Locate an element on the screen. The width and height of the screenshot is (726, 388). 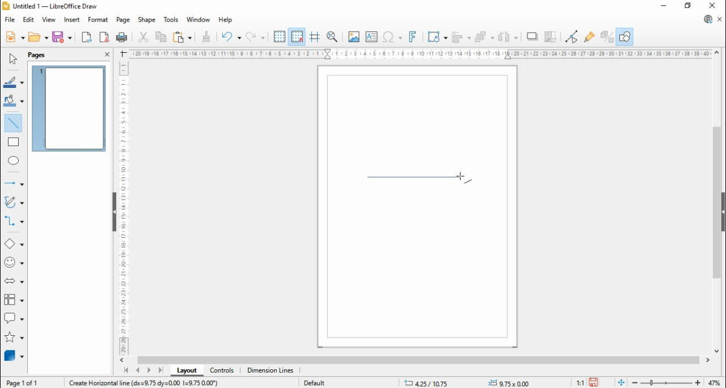
page is located at coordinates (37, 56).